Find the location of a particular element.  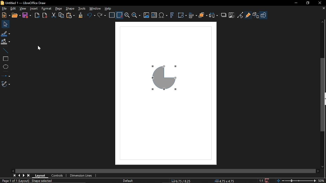

1:1 (Scaling factor of the document) is located at coordinates (264, 180).